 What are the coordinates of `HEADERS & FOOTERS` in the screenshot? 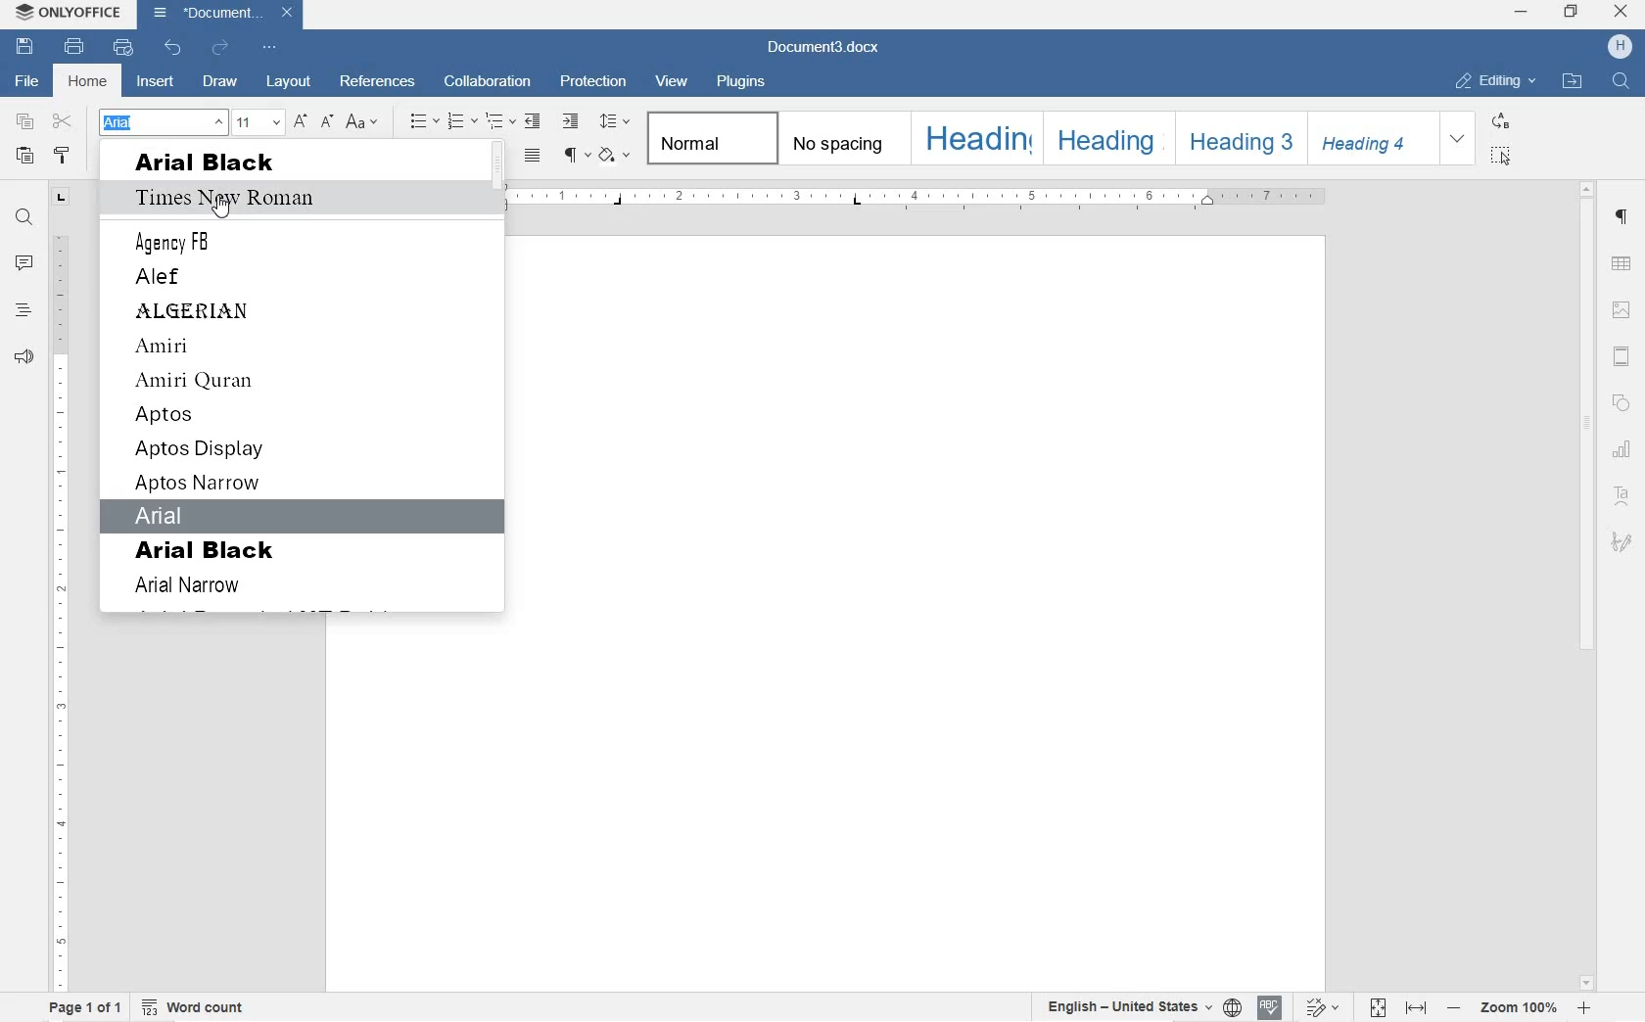 It's located at (1621, 360).